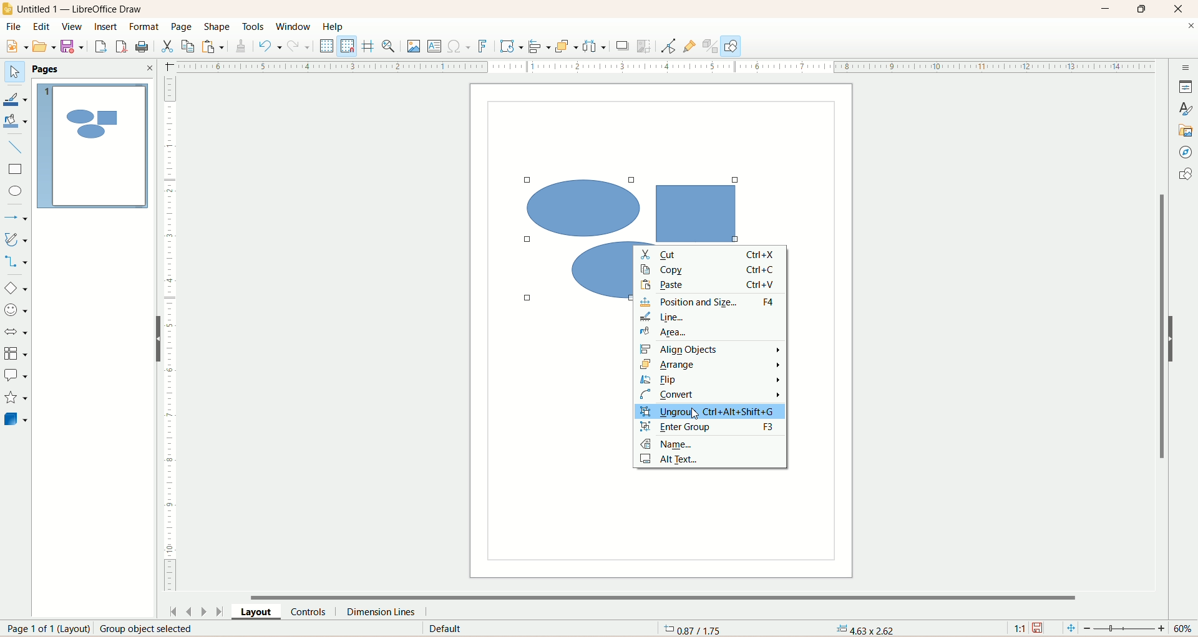  I want to click on hide, so click(158, 339).